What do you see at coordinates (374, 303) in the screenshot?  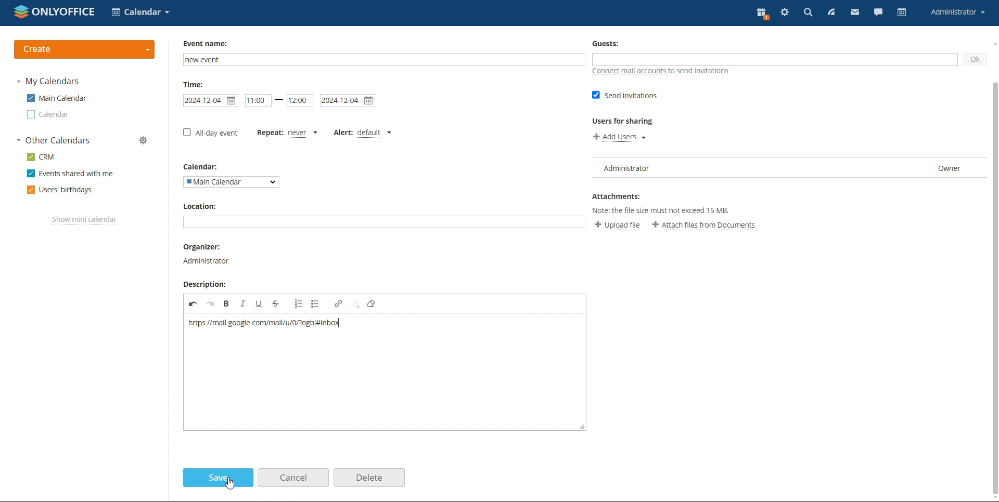 I see `` at bounding box center [374, 303].